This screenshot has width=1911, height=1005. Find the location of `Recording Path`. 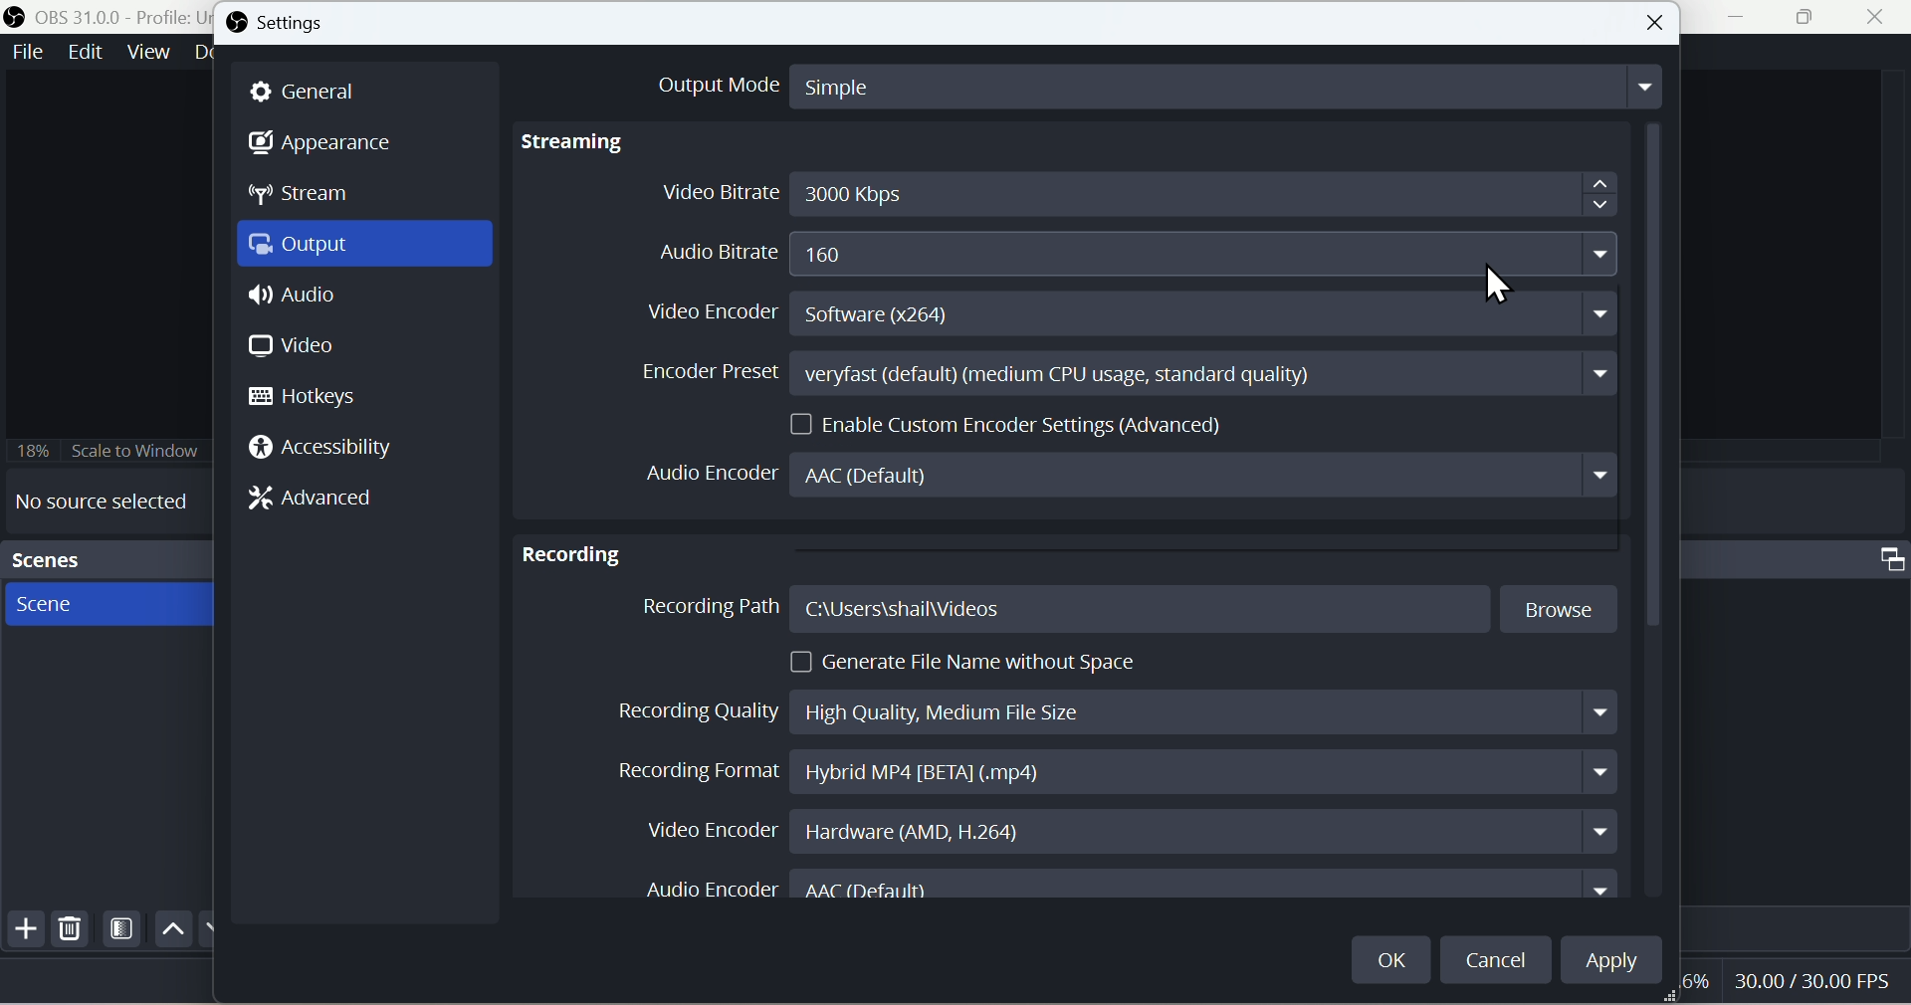

Recording Path is located at coordinates (1130, 610).